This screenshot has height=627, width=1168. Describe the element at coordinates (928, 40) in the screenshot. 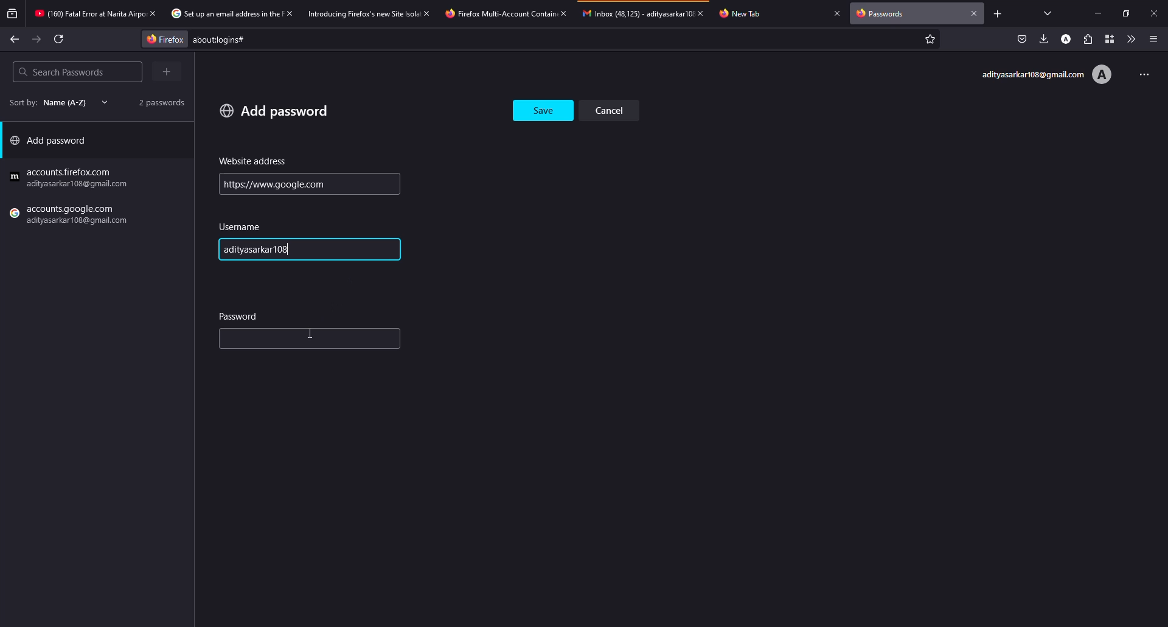

I see `favorites` at that location.